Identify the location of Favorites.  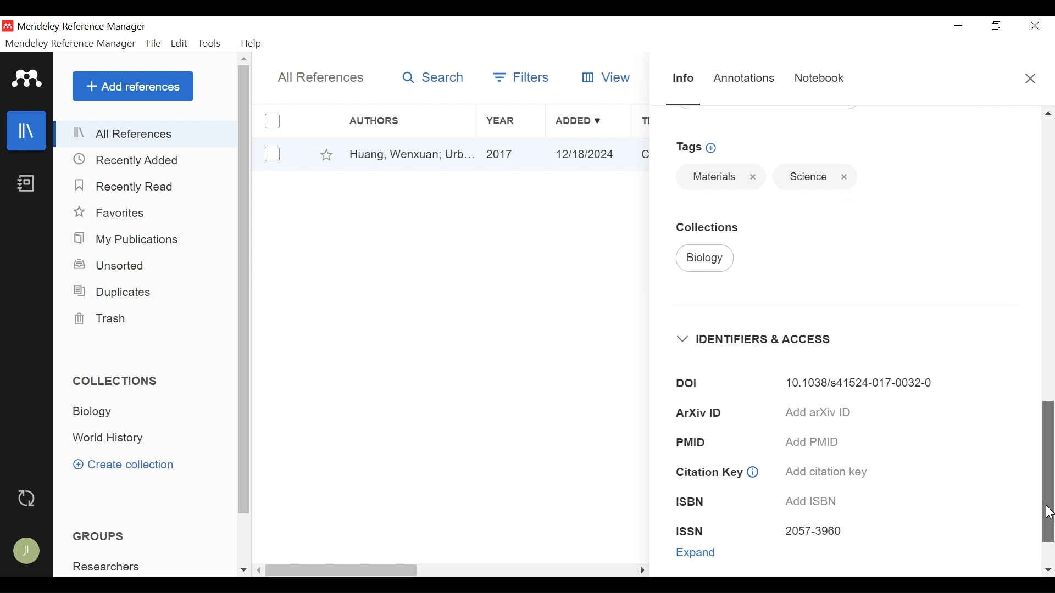
(327, 154).